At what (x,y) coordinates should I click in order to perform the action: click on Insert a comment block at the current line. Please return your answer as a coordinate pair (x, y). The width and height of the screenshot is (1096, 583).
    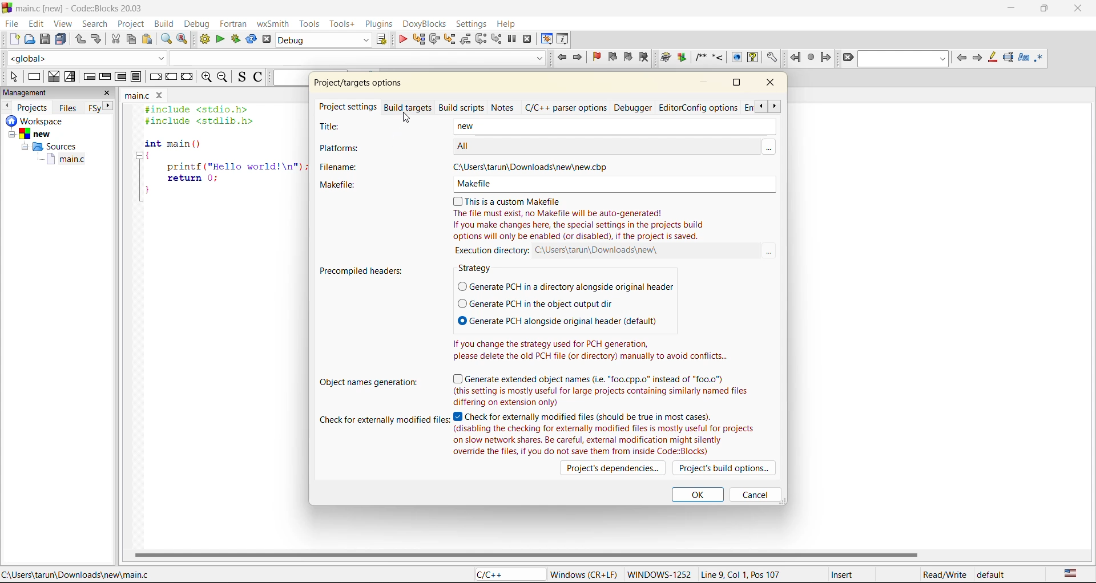
    Looking at the image, I should click on (700, 58).